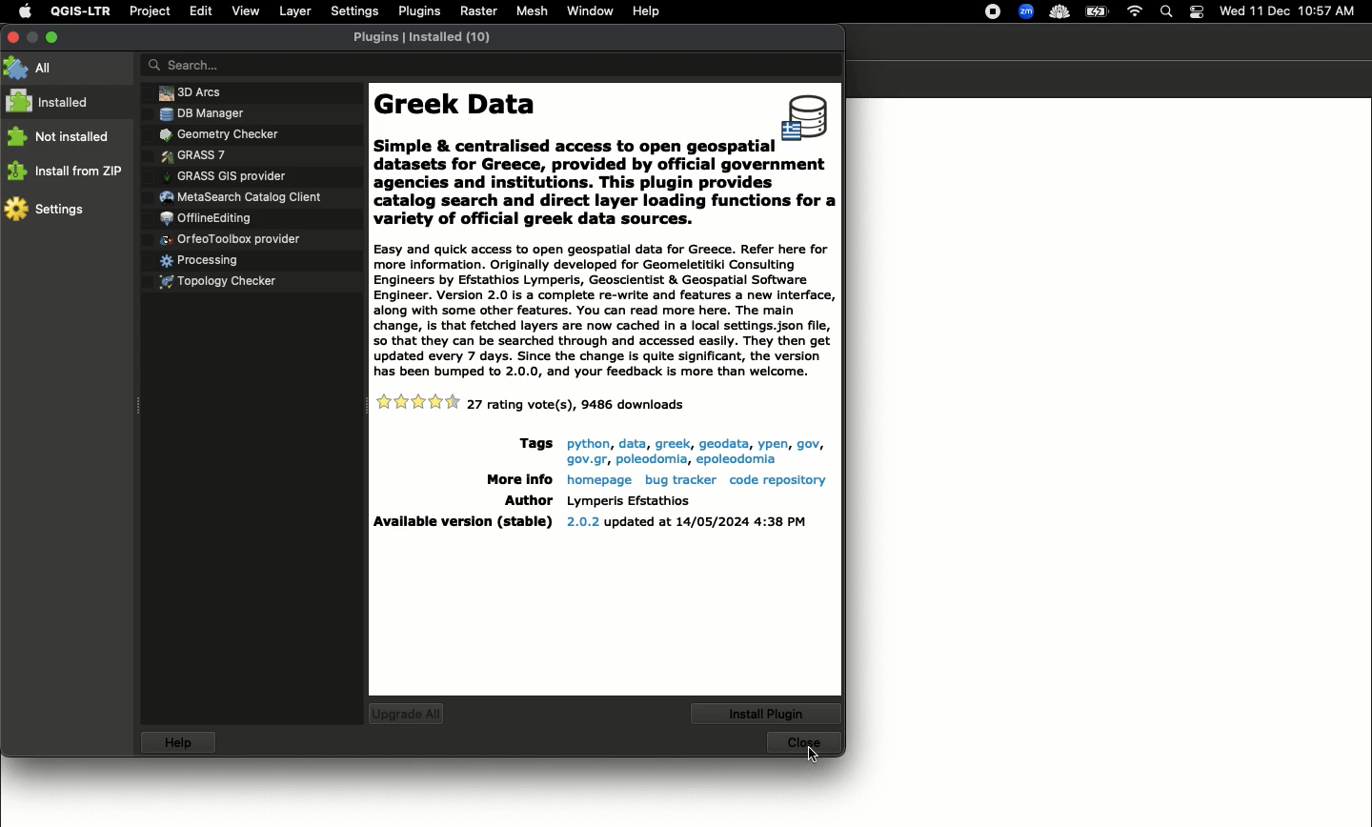 This screenshot has width=1372, height=827. Describe the element at coordinates (1196, 10) in the screenshot. I see `Notification` at that location.